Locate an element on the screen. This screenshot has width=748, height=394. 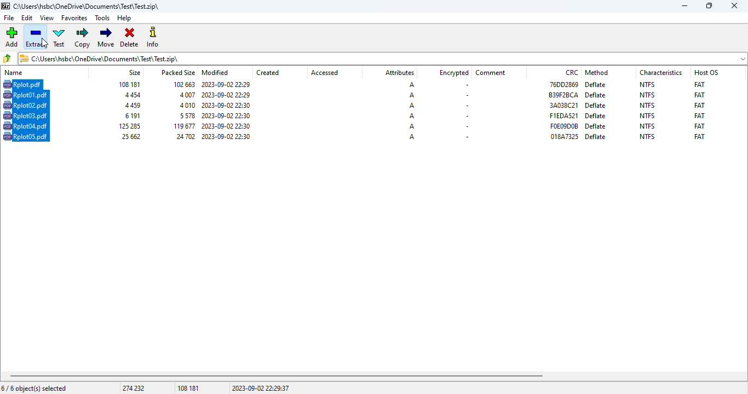
attributes is located at coordinates (399, 73).